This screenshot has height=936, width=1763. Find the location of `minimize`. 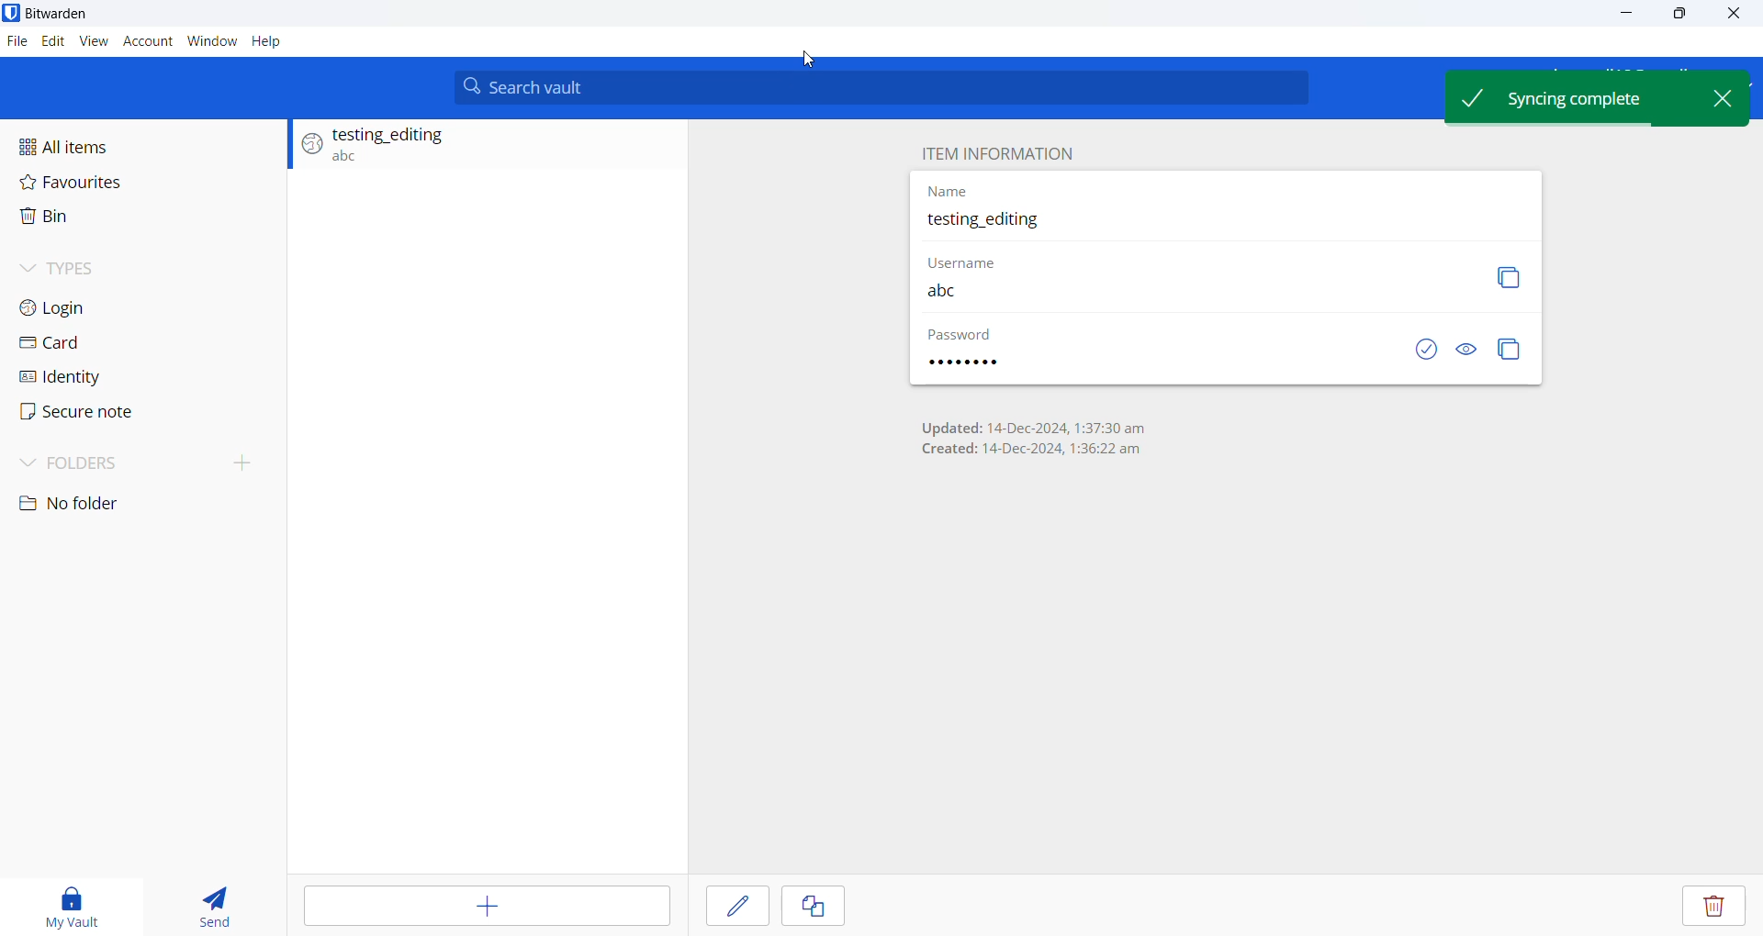

minimize is located at coordinates (1623, 19).